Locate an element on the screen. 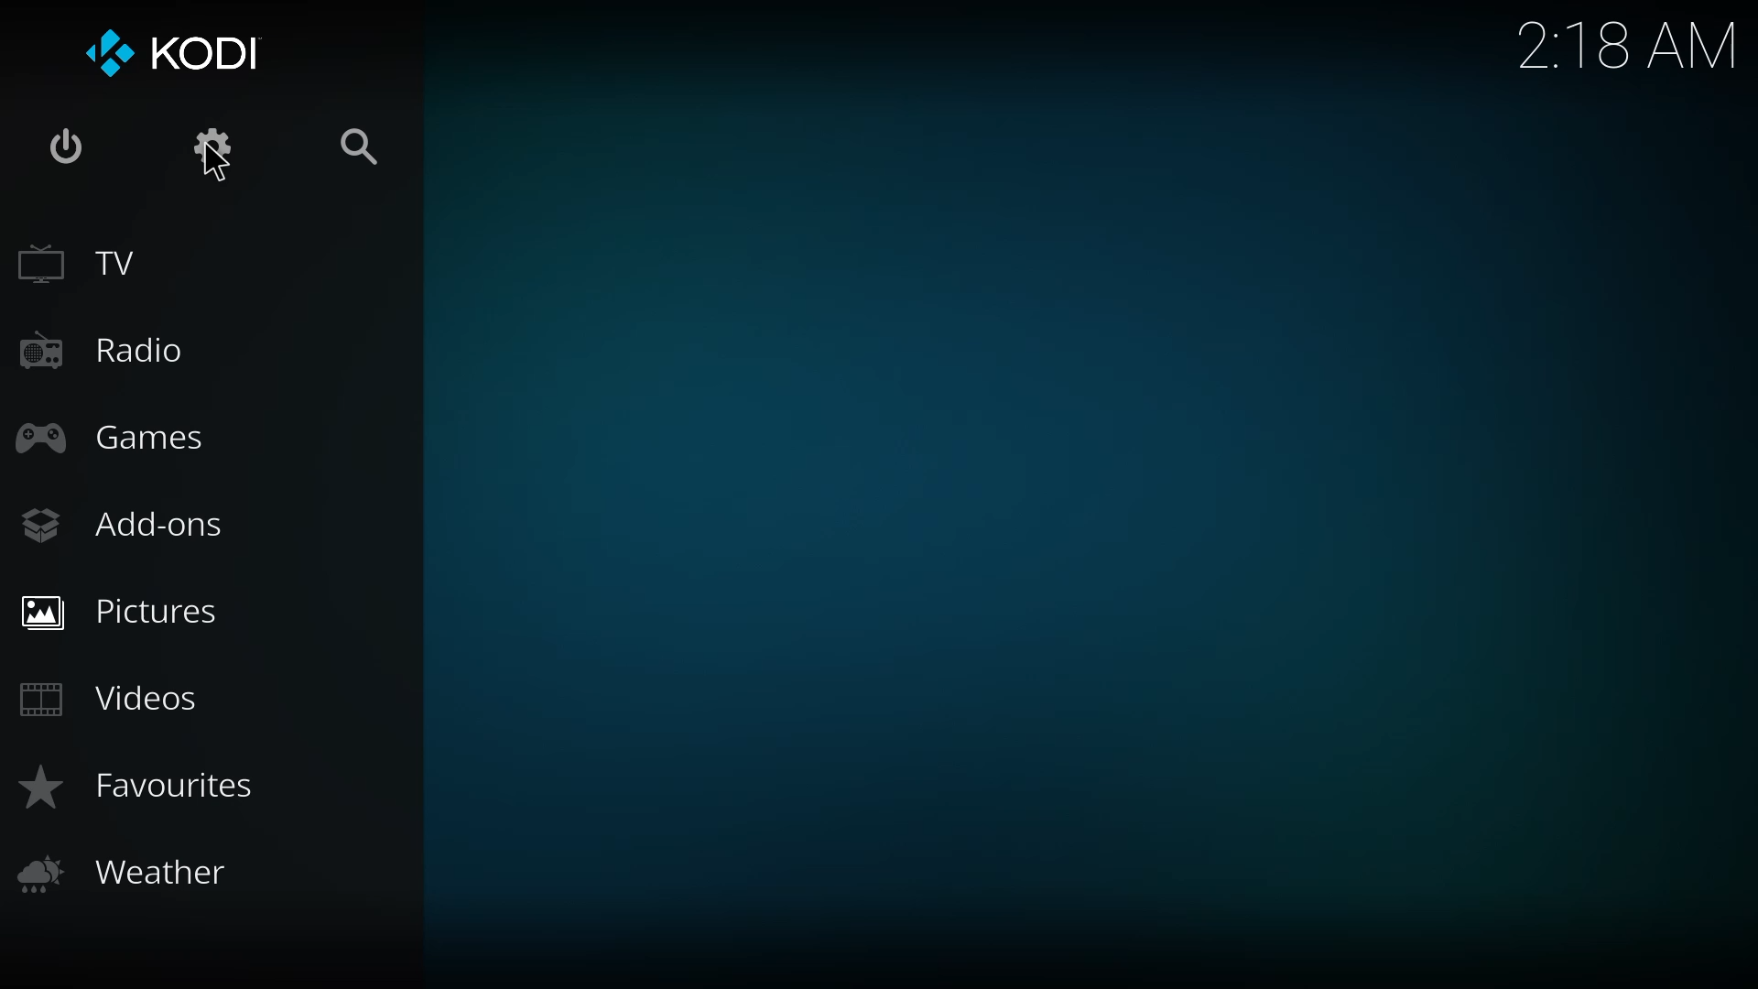 The image size is (1758, 989). games is located at coordinates (122, 437).